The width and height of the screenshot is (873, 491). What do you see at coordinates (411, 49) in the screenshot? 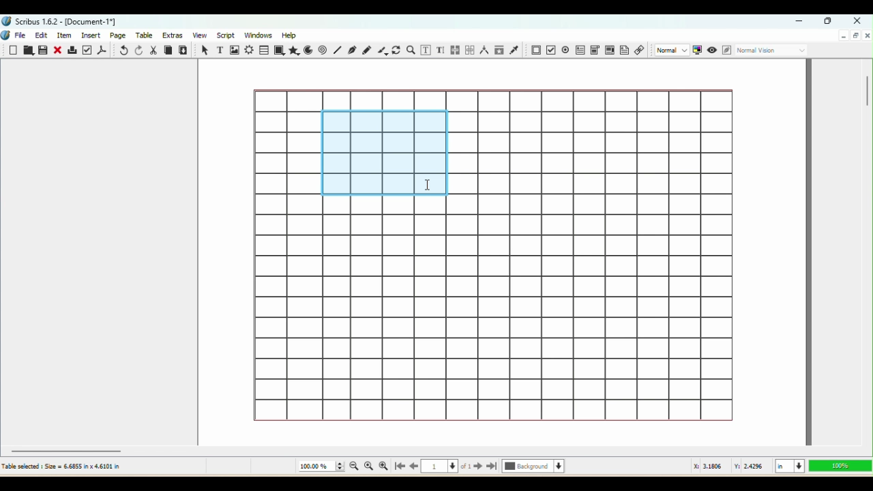
I see `Zoom In or Out` at bounding box center [411, 49].